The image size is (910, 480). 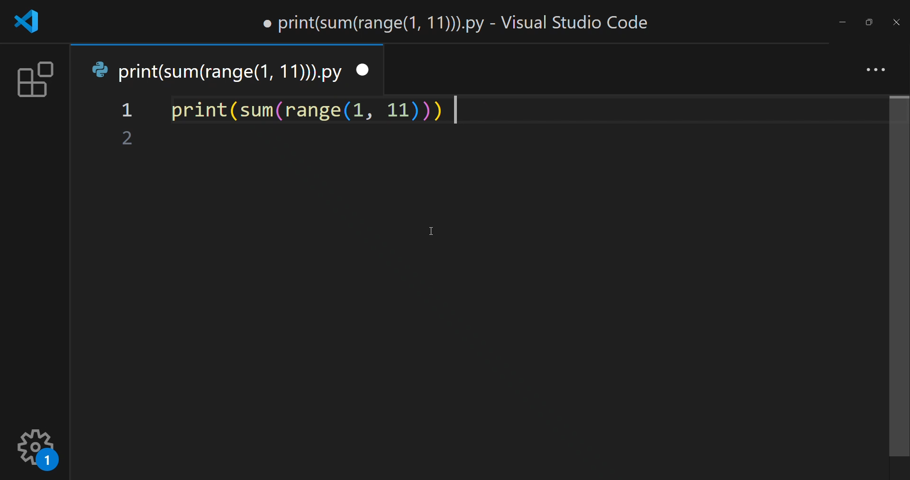 I want to click on scroll bar, so click(x=897, y=277).